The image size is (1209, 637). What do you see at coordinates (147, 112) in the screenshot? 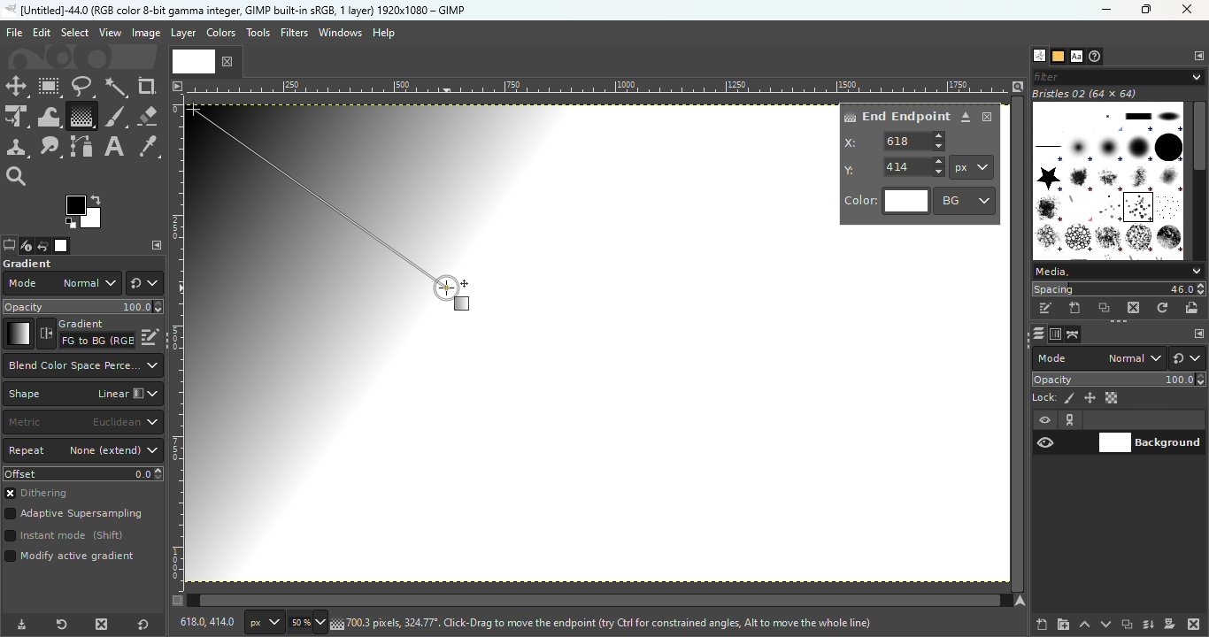
I see `Eraser tool` at bounding box center [147, 112].